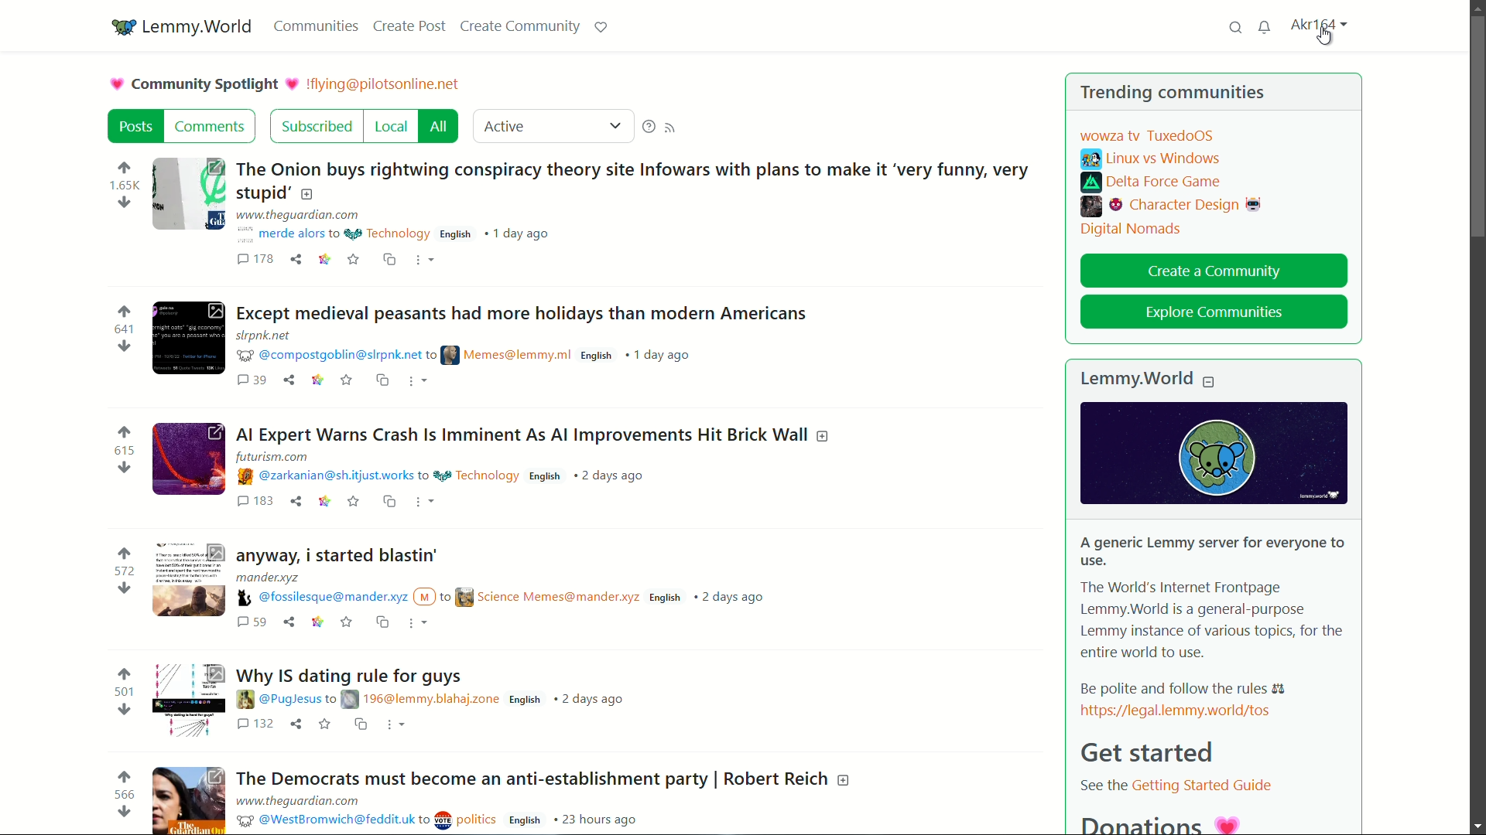 The image size is (1486, 835). What do you see at coordinates (1215, 273) in the screenshot?
I see `create a community` at bounding box center [1215, 273].